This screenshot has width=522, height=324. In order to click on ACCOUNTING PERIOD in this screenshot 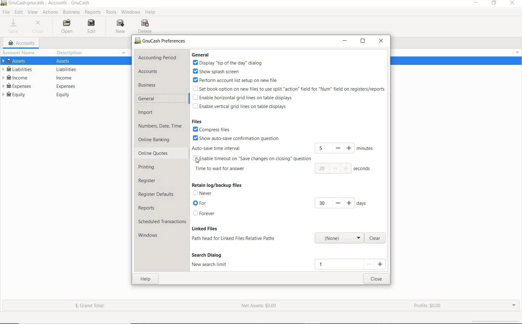, I will do `click(158, 58)`.